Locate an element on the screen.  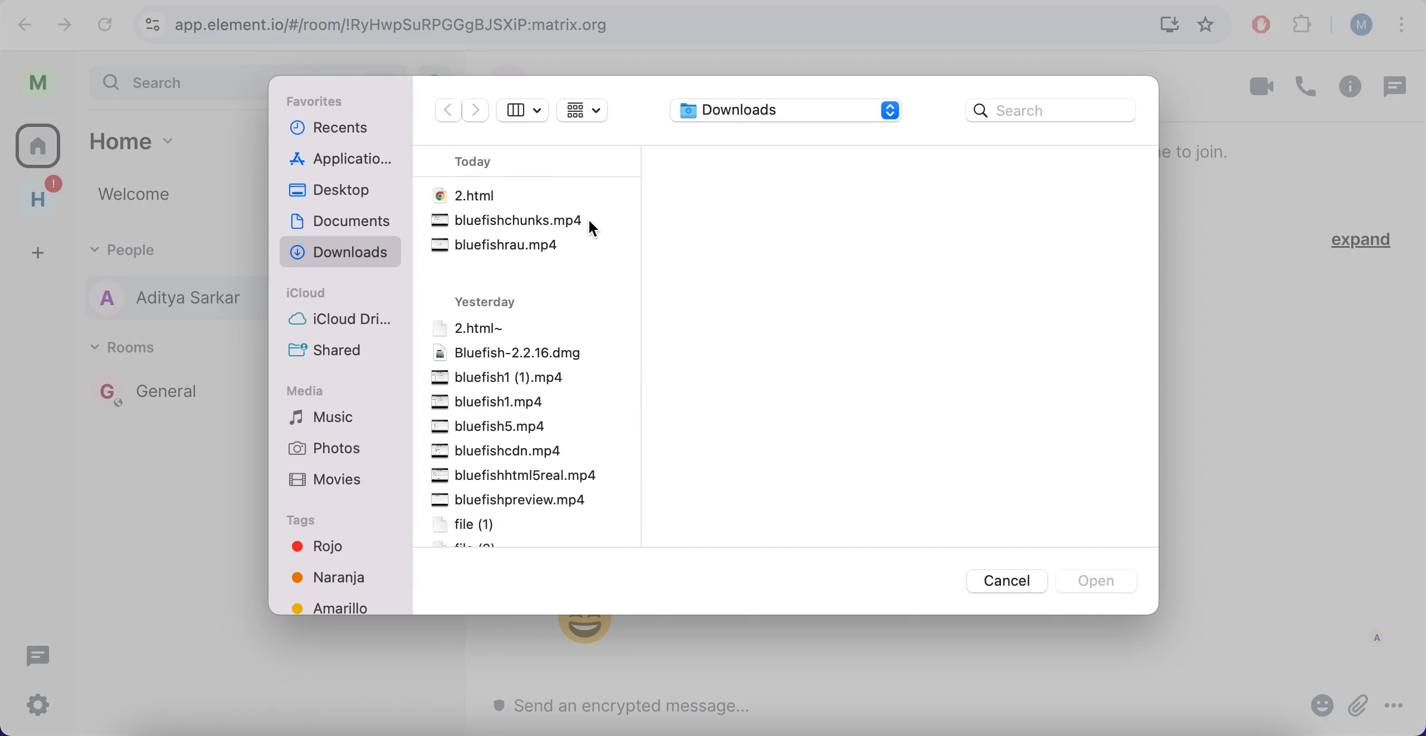
file is located at coordinates (488, 426).